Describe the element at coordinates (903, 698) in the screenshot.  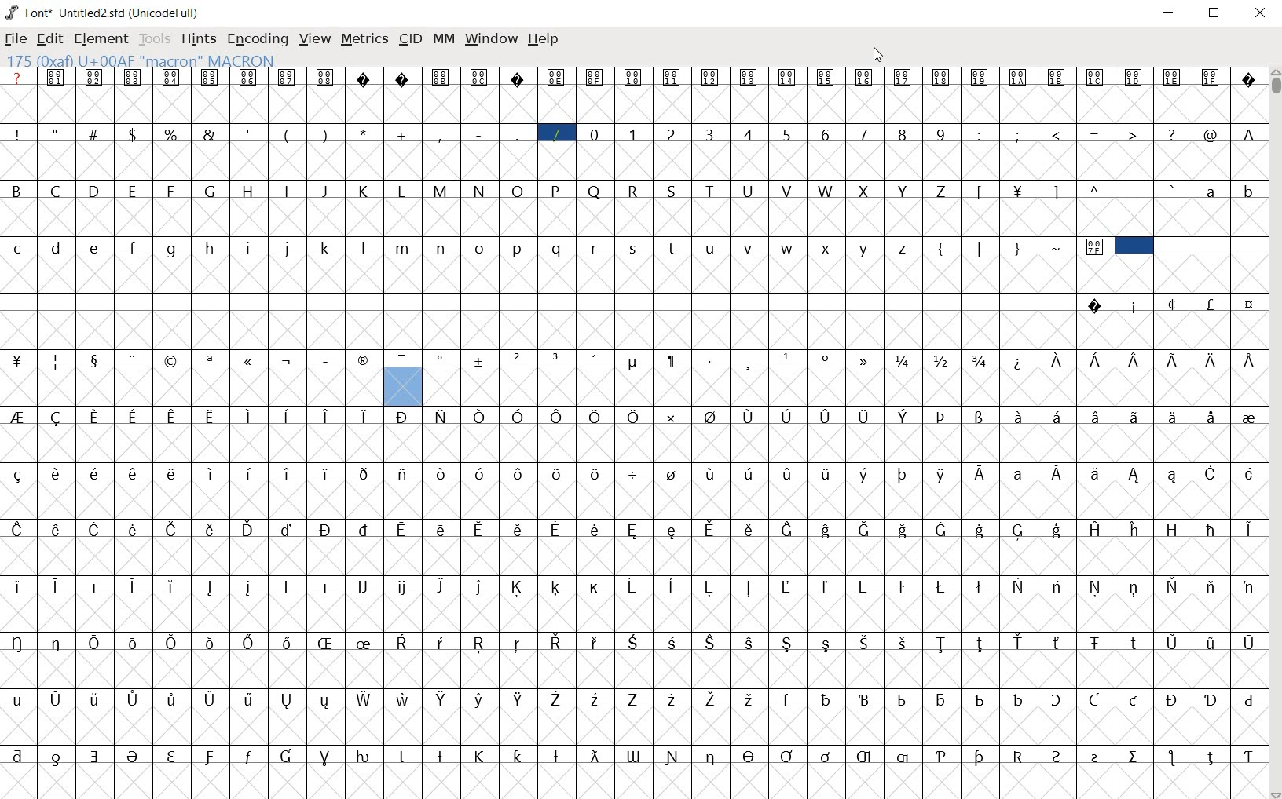
I see `Symbol` at that location.